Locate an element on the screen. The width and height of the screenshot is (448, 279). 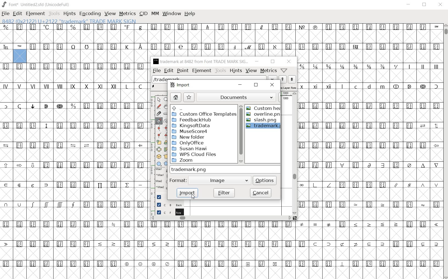
RESTORE is located at coordinates (424, 5).